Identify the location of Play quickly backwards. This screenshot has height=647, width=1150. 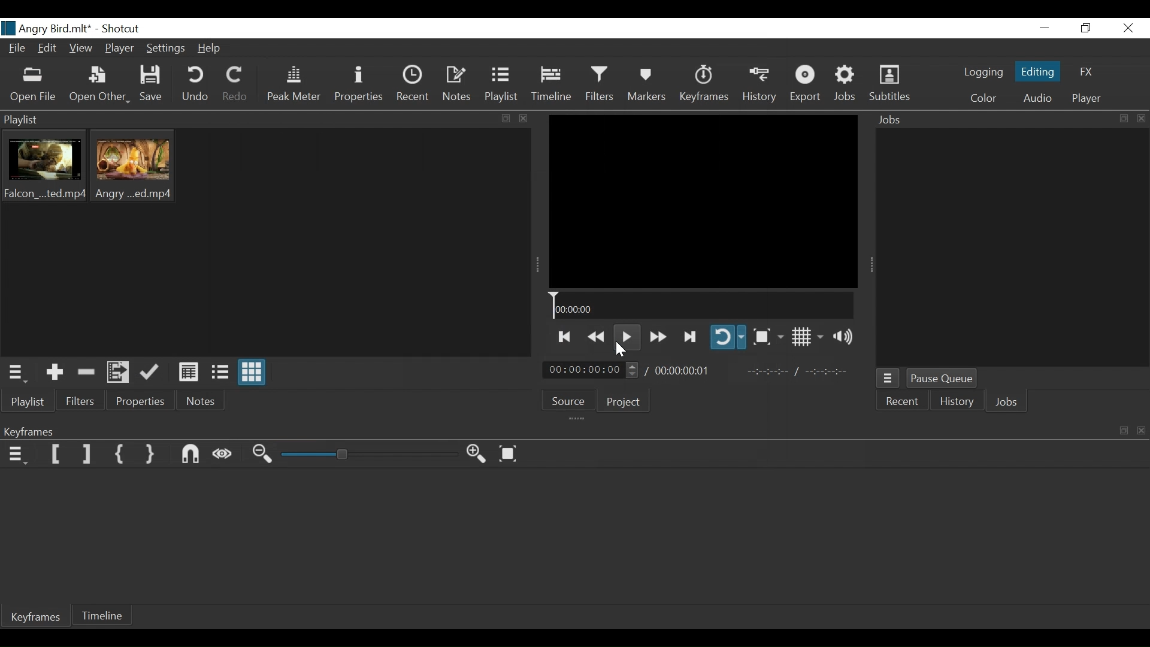
(596, 336).